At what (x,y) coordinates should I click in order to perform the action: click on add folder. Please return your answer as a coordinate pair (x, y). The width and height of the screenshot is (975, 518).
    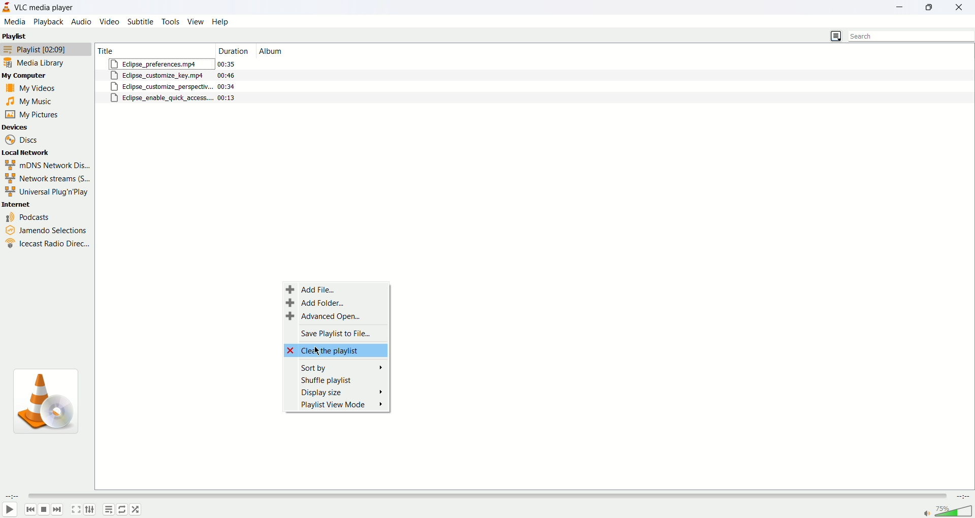
    Looking at the image, I should click on (318, 304).